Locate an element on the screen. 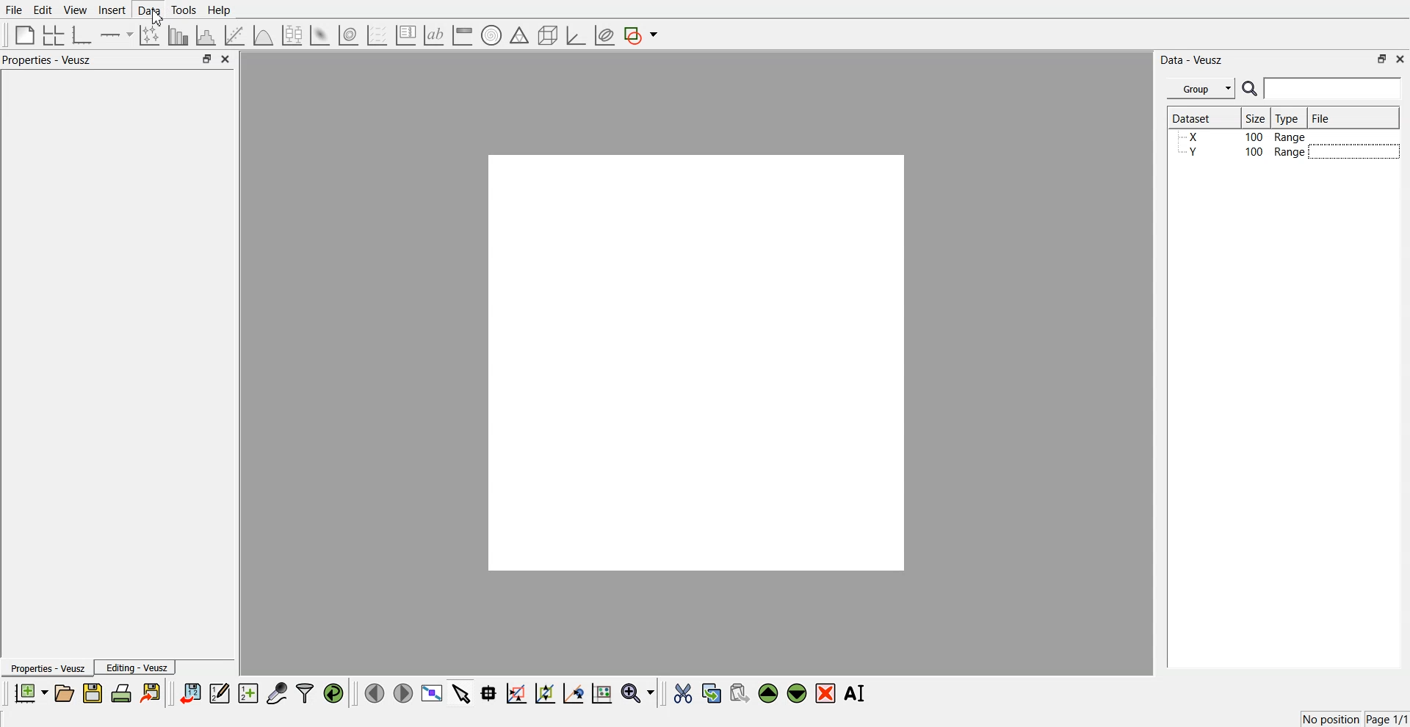  Text label is located at coordinates (434, 35).